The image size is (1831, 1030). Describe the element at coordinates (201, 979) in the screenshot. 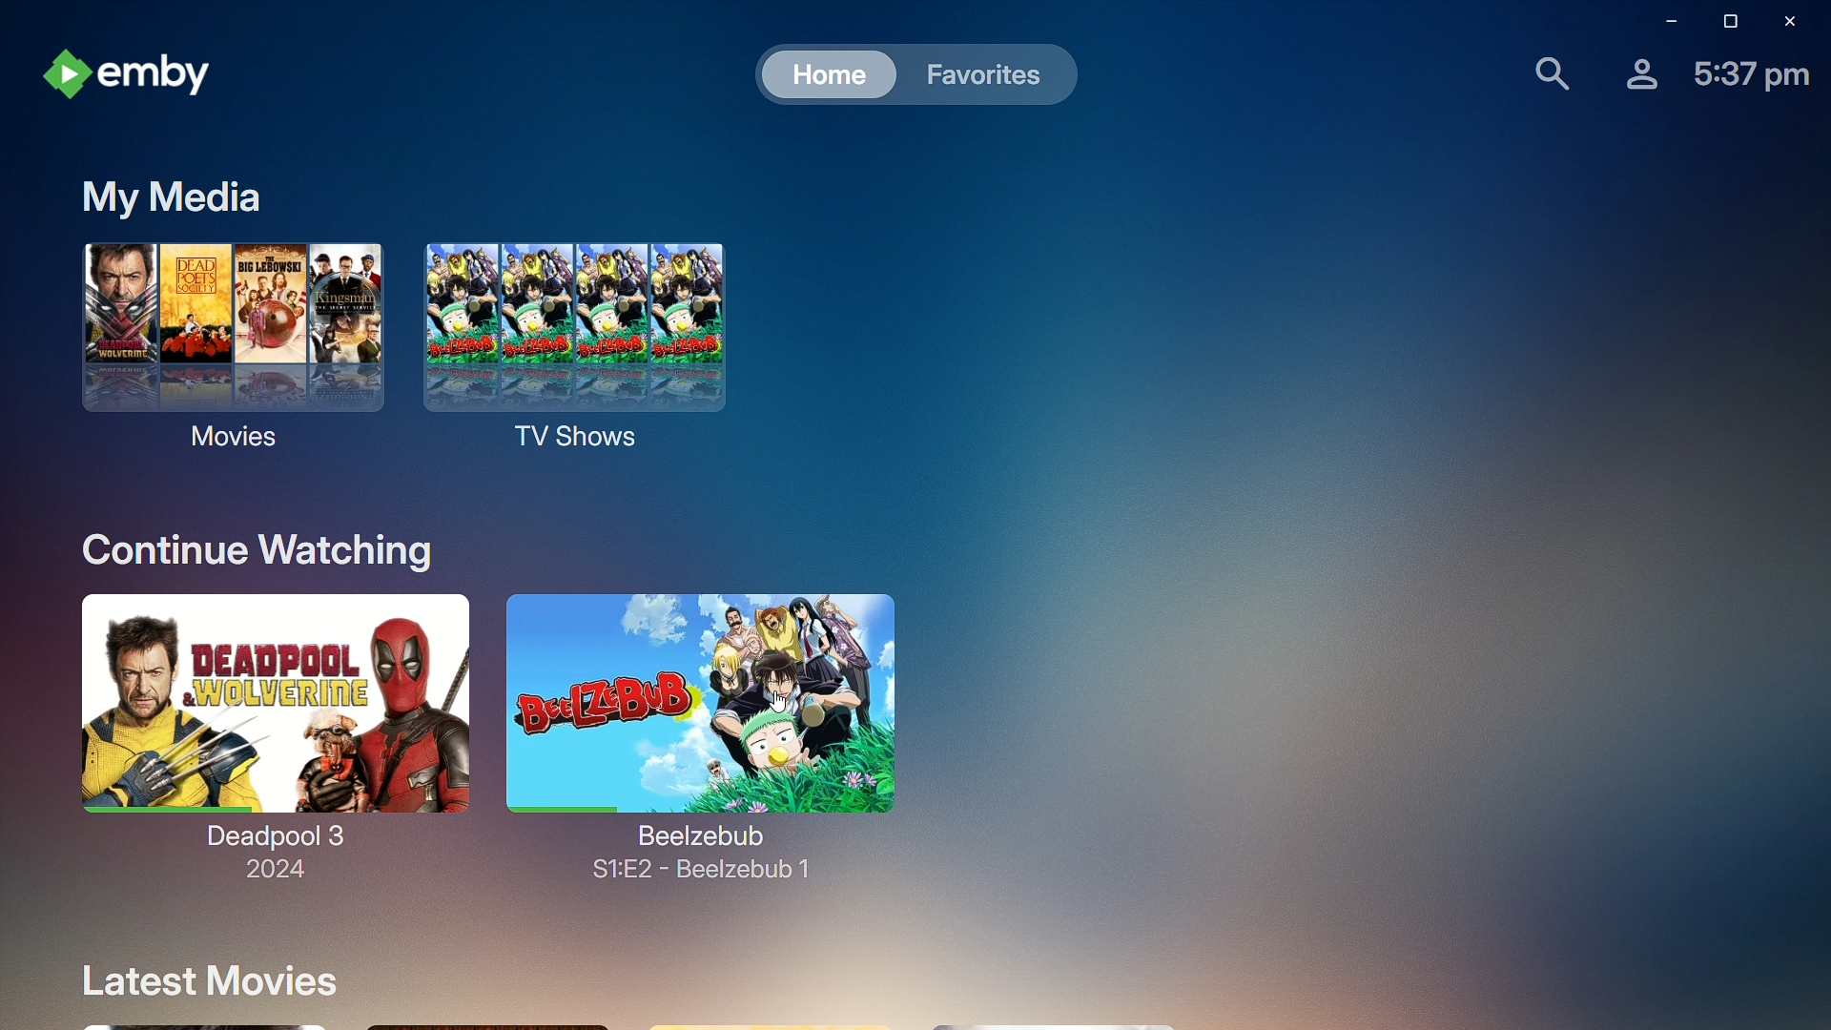

I see `Latest Movies` at that location.